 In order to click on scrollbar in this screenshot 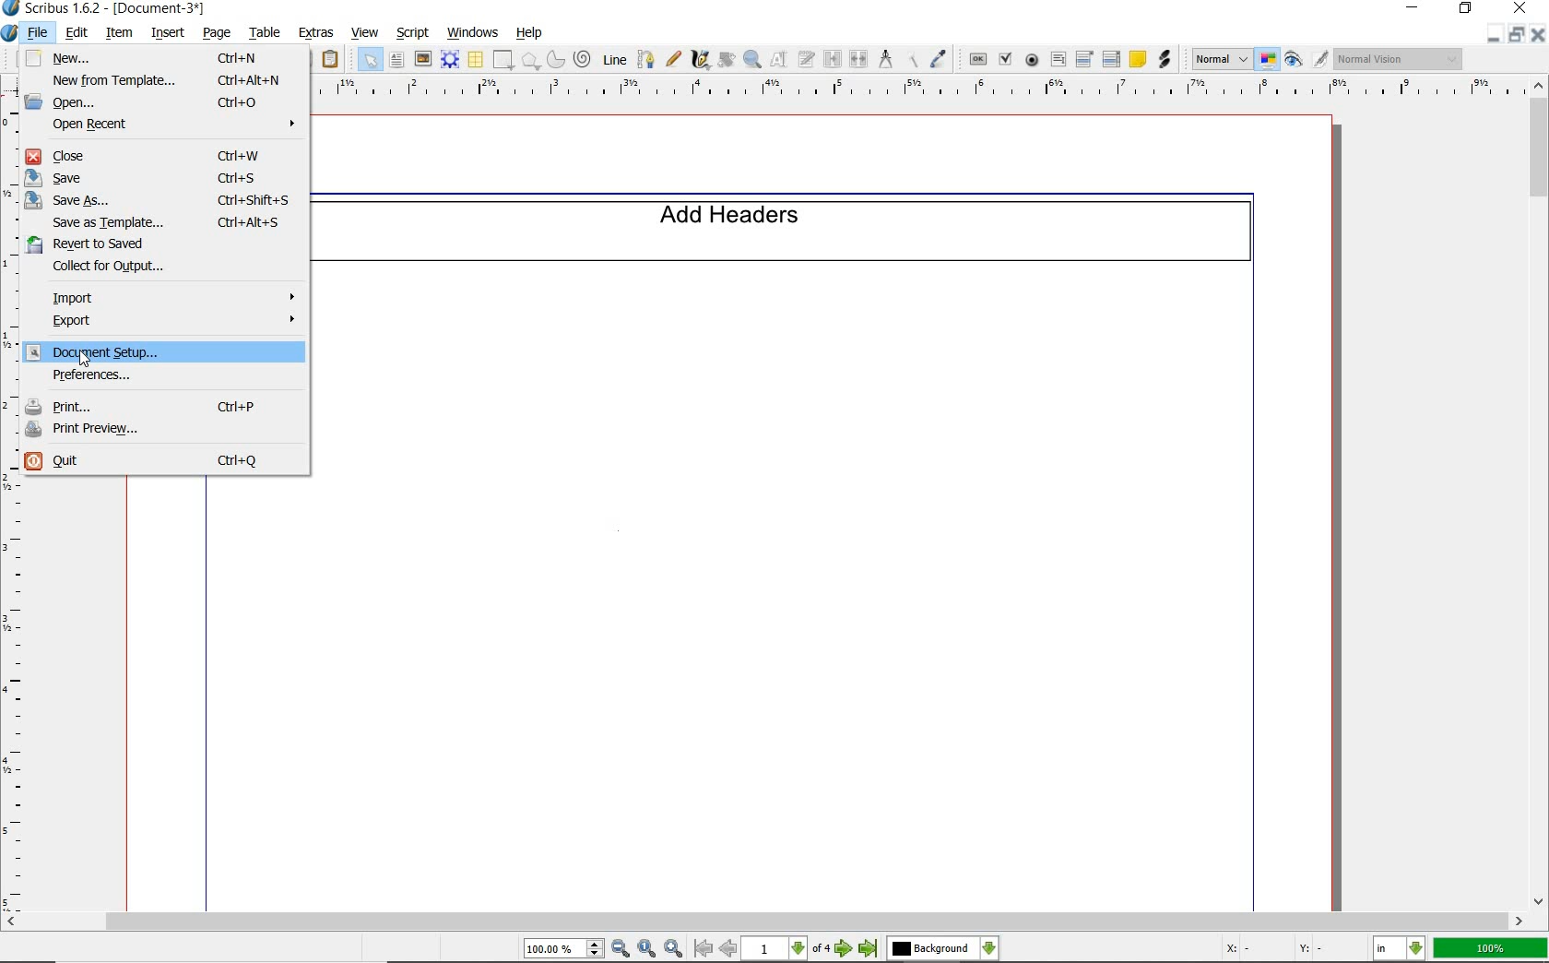, I will do `click(763, 923)`.